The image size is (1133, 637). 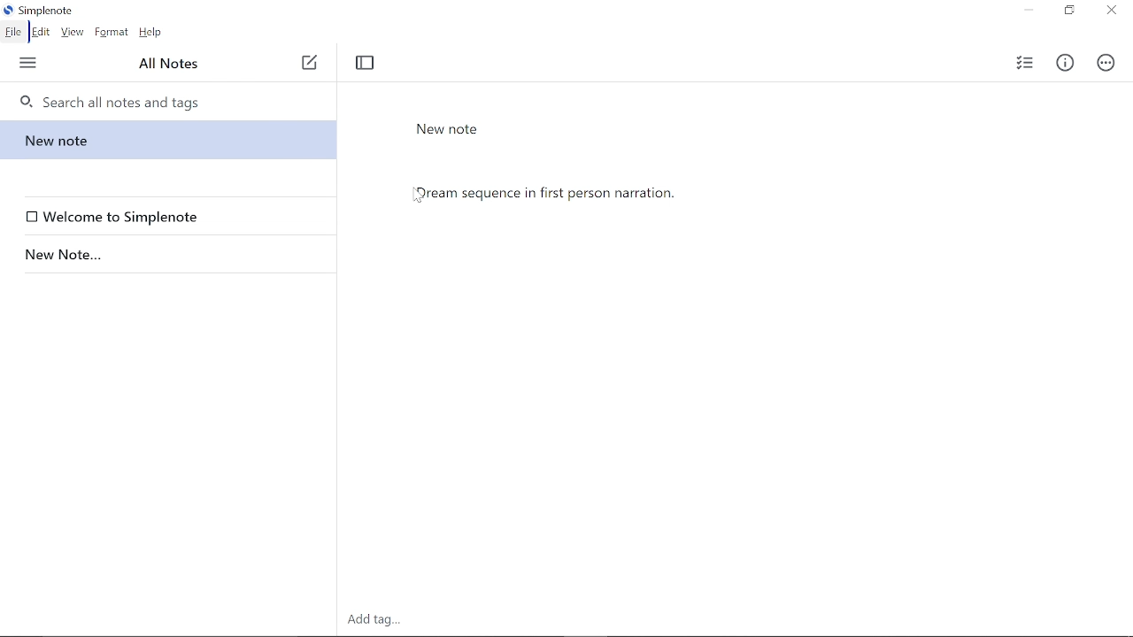 I want to click on View, so click(x=73, y=32).